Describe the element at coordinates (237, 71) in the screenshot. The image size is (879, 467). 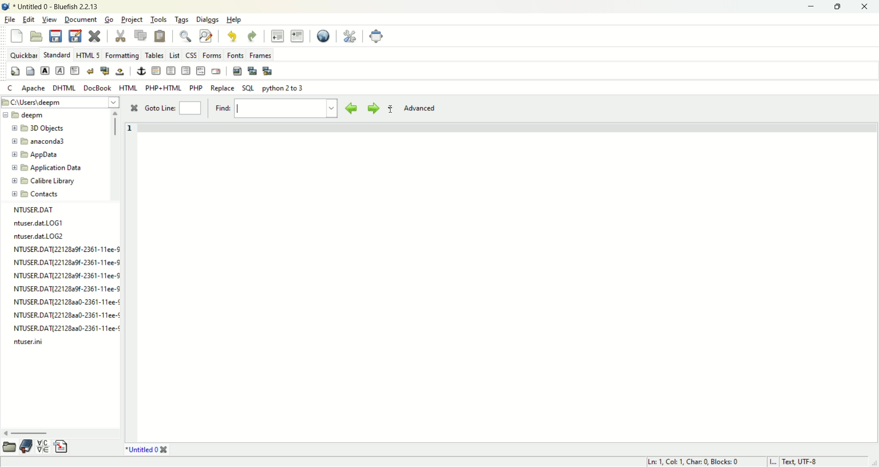
I see `insert image` at that location.